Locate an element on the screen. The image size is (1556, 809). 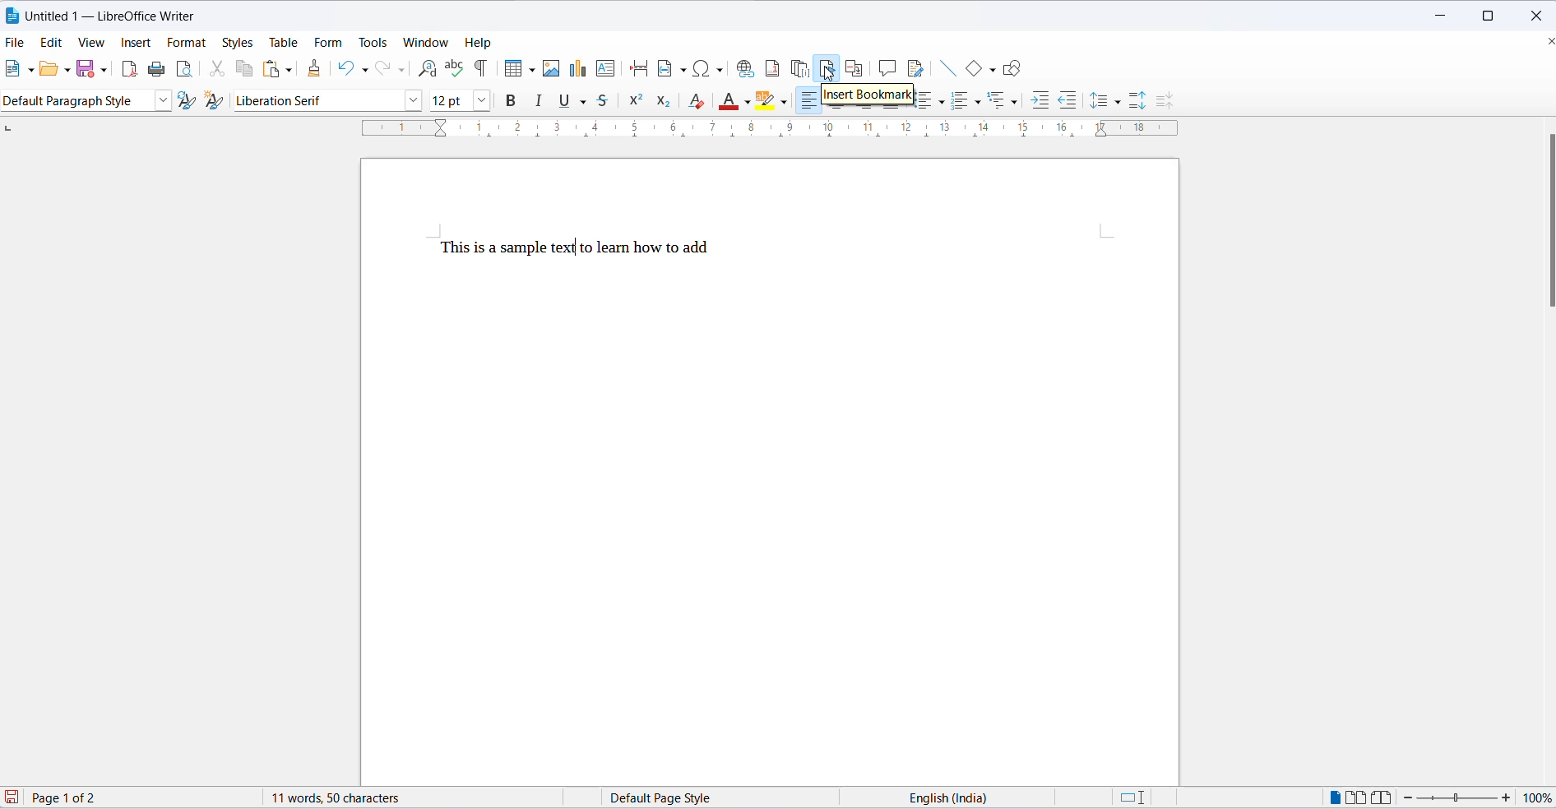
11 words, 50 characters is located at coordinates (339, 798).